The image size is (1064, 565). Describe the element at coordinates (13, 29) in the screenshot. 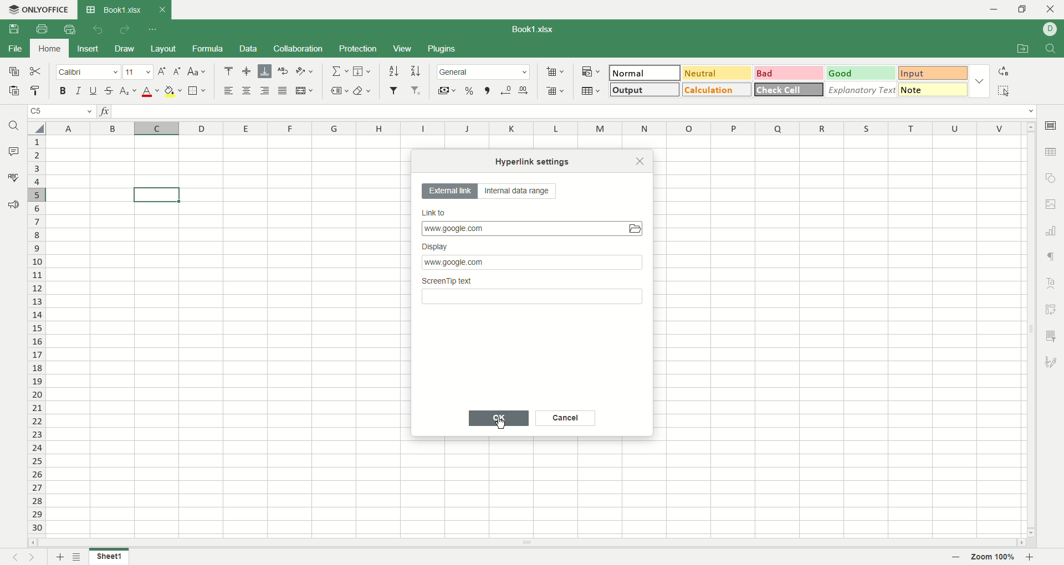

I see `save` at that location.